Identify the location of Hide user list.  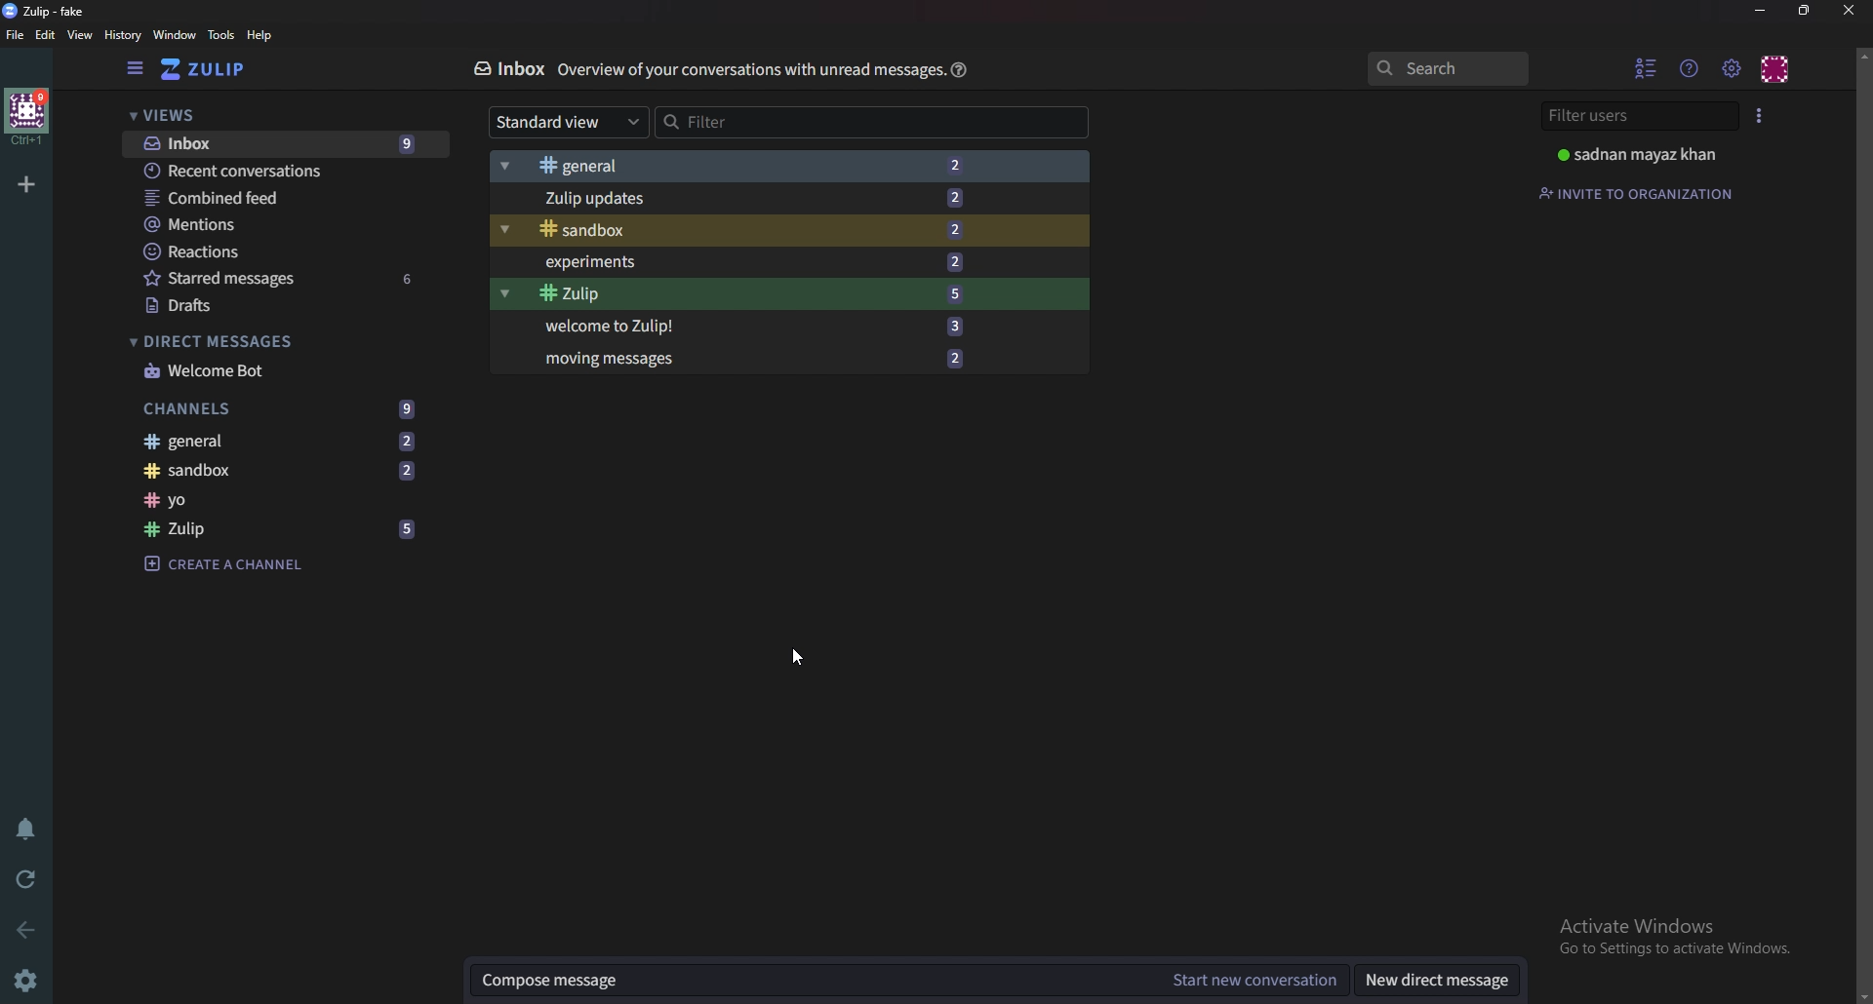
(1646, 68).